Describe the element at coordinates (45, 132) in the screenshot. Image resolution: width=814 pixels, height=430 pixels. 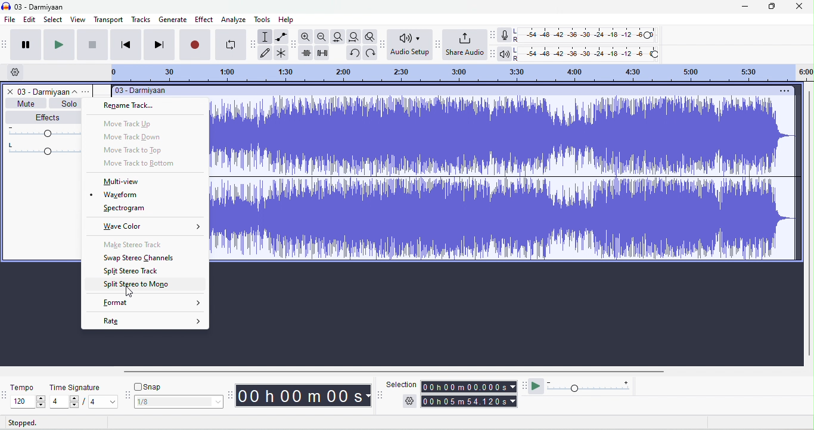
I see `volume` at that location.